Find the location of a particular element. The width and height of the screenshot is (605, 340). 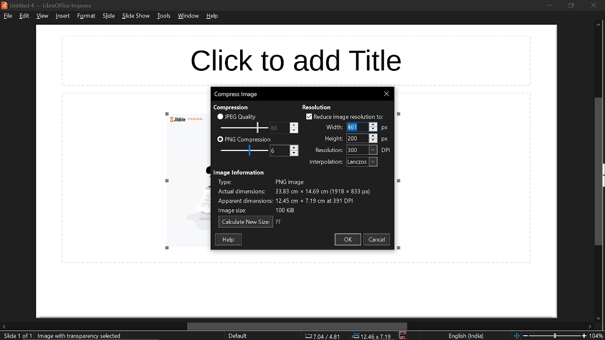

px is located at coordinates (387, 127).